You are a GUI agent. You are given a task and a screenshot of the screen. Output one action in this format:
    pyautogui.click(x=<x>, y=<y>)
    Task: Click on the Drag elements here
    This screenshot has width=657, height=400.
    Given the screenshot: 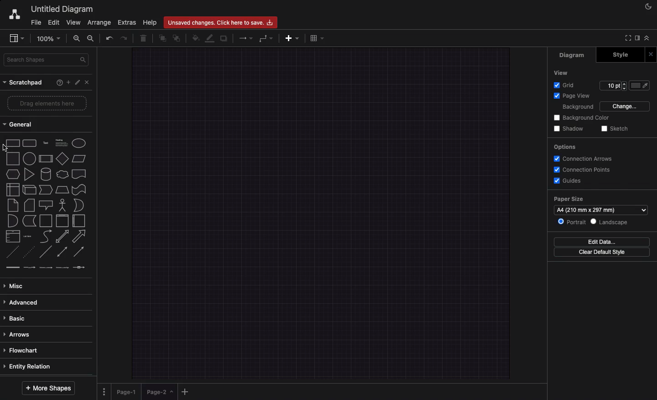 What is the action you would take?
    pyautogui.click(x=48, y=104)
    